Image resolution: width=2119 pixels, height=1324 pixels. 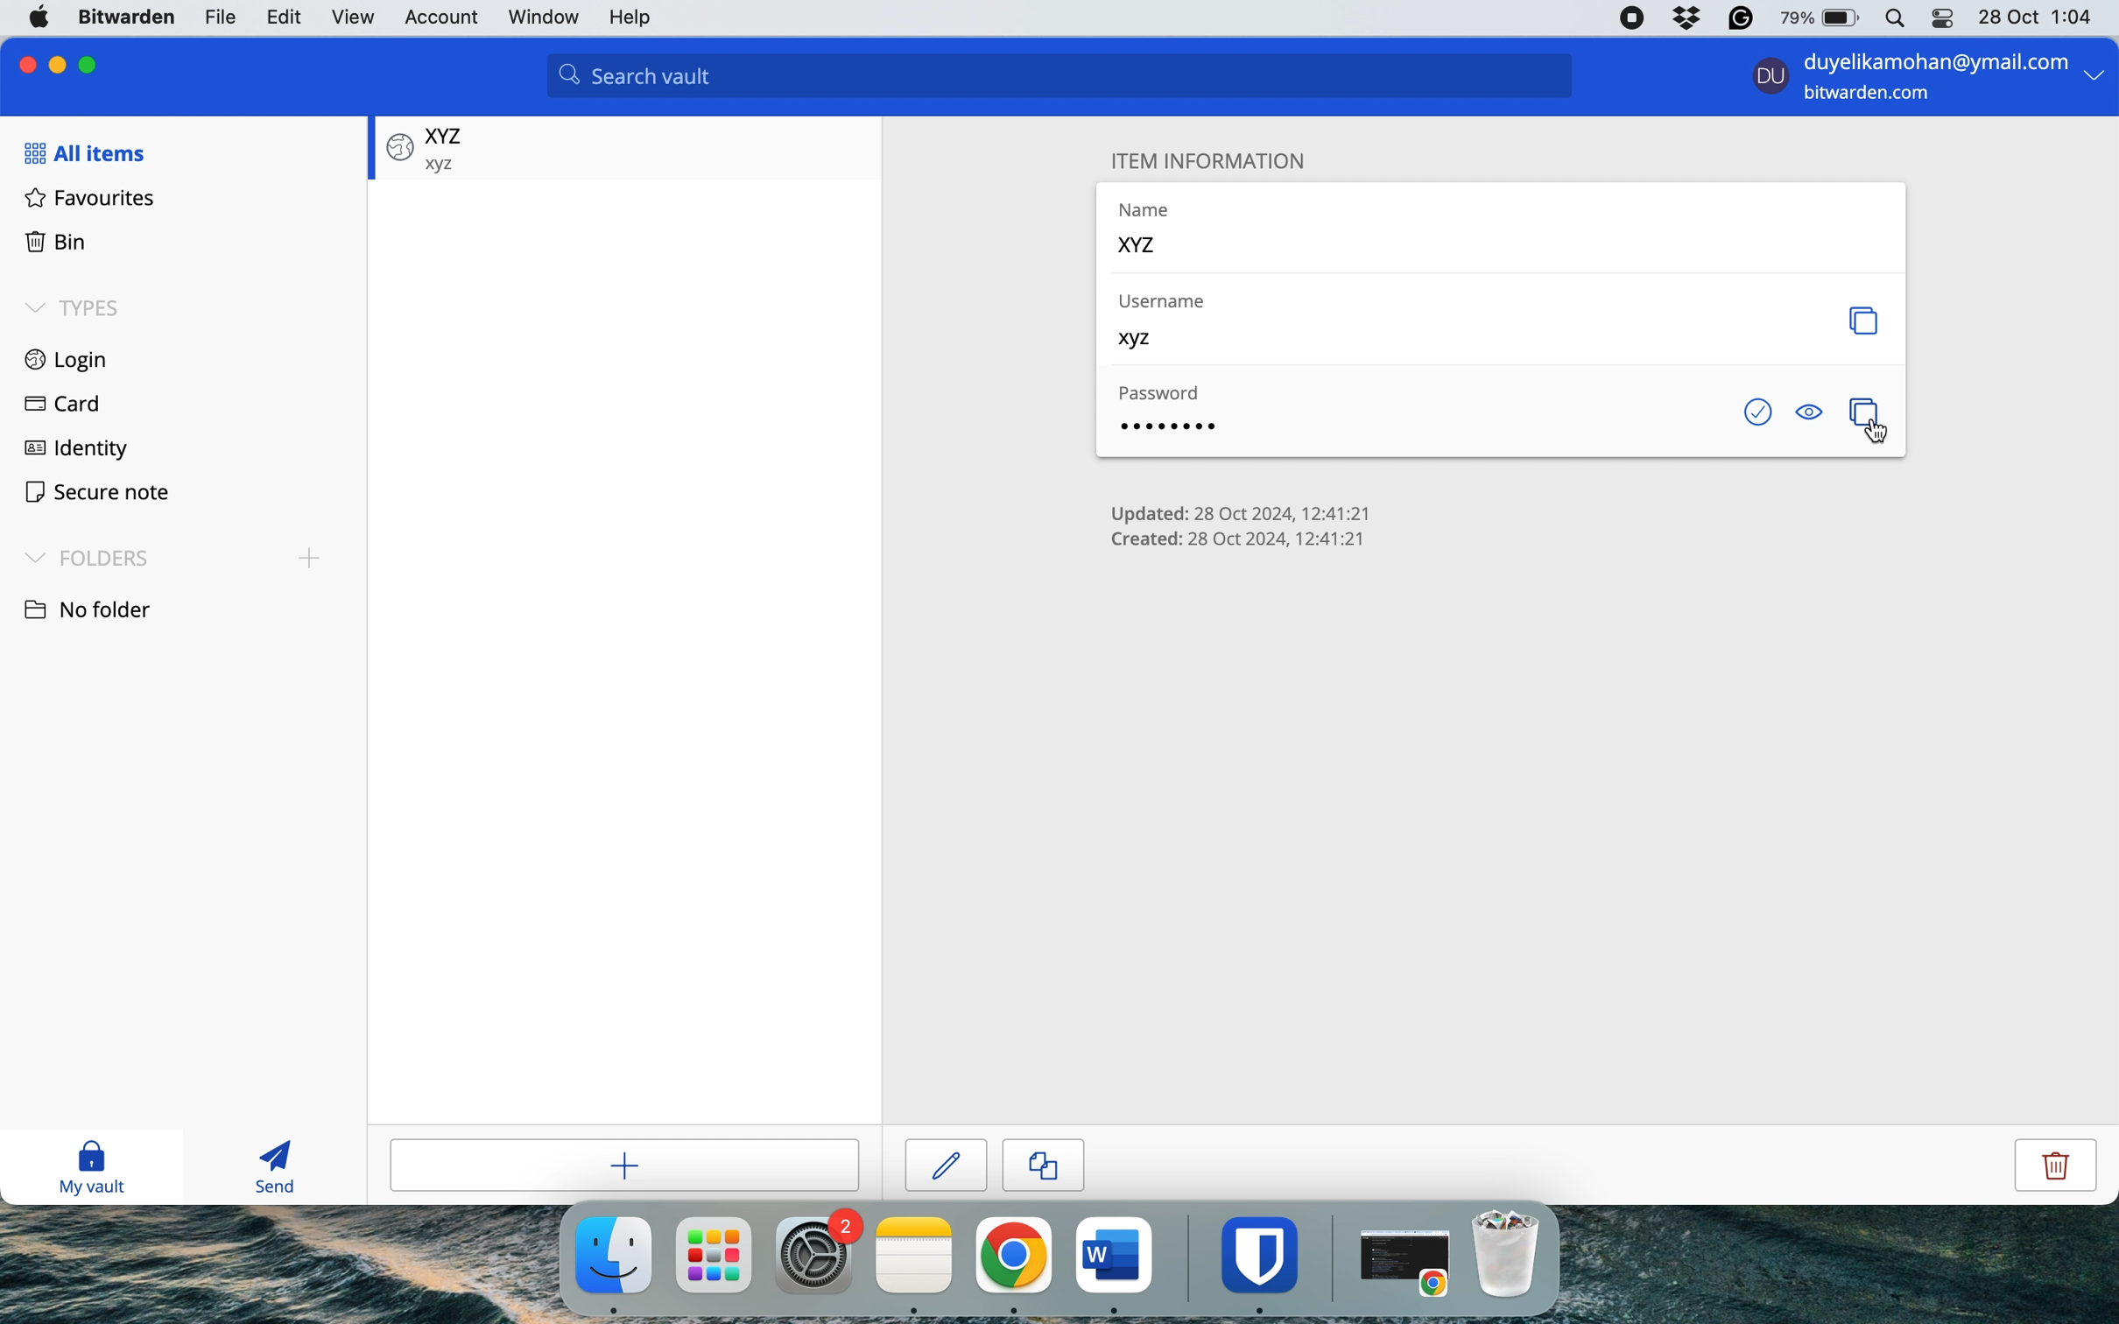 I want to click on system logo, so click(x=42, y=16).